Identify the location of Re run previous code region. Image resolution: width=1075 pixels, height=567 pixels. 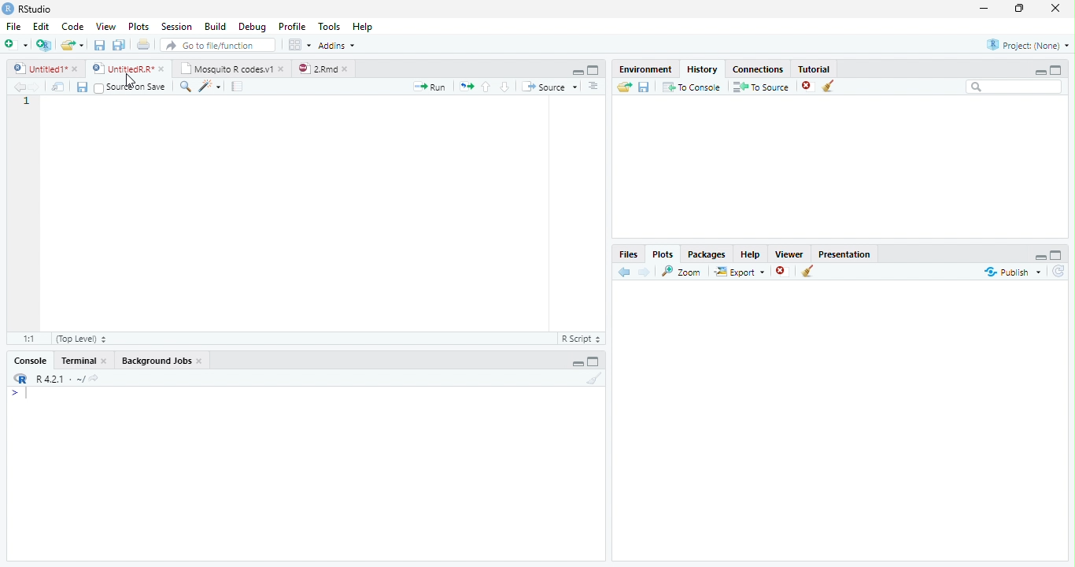
(465, 87).